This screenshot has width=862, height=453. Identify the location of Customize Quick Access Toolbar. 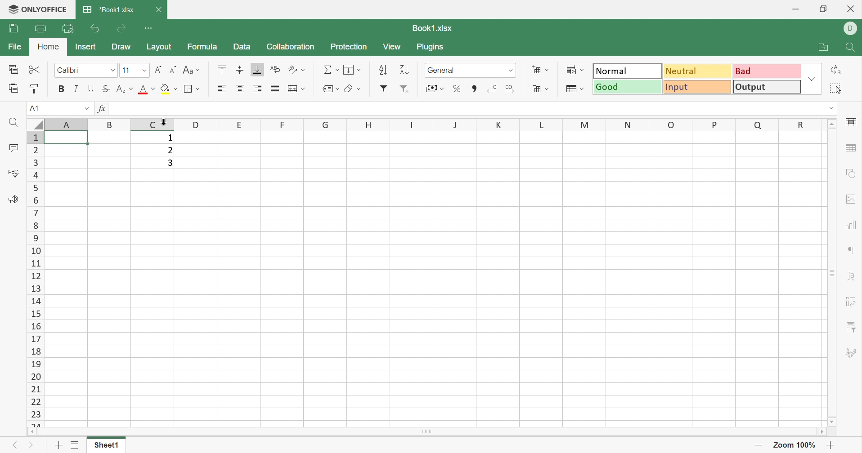
(150, 27).